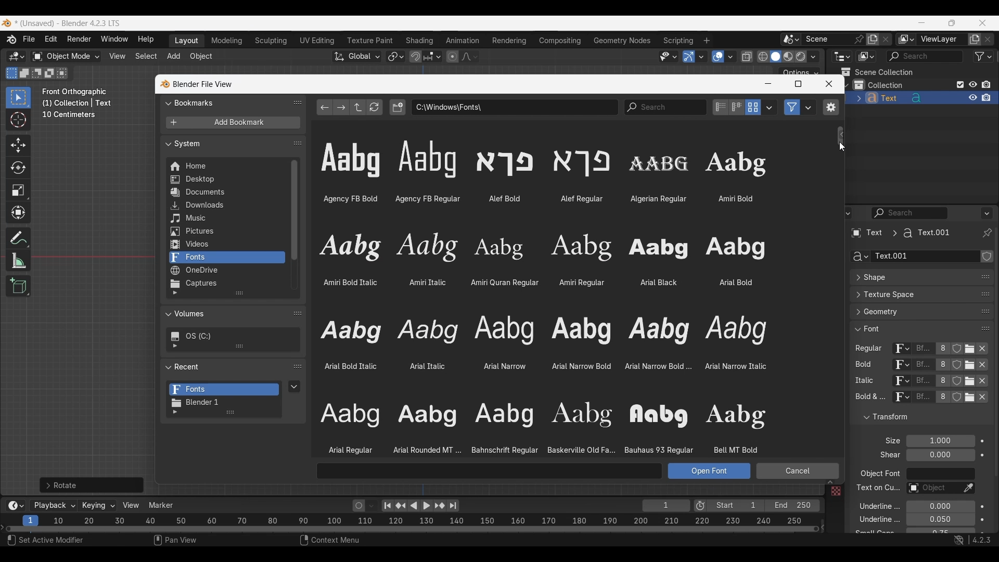  Describe the element at coordinates (977, 399) in the screenshot. I see `unlink respective attribute` at that location.